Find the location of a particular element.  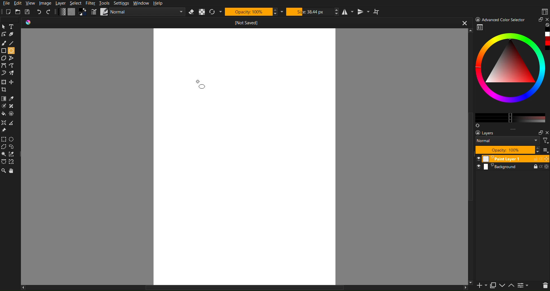

Redo is located at coordinates (49, 12).